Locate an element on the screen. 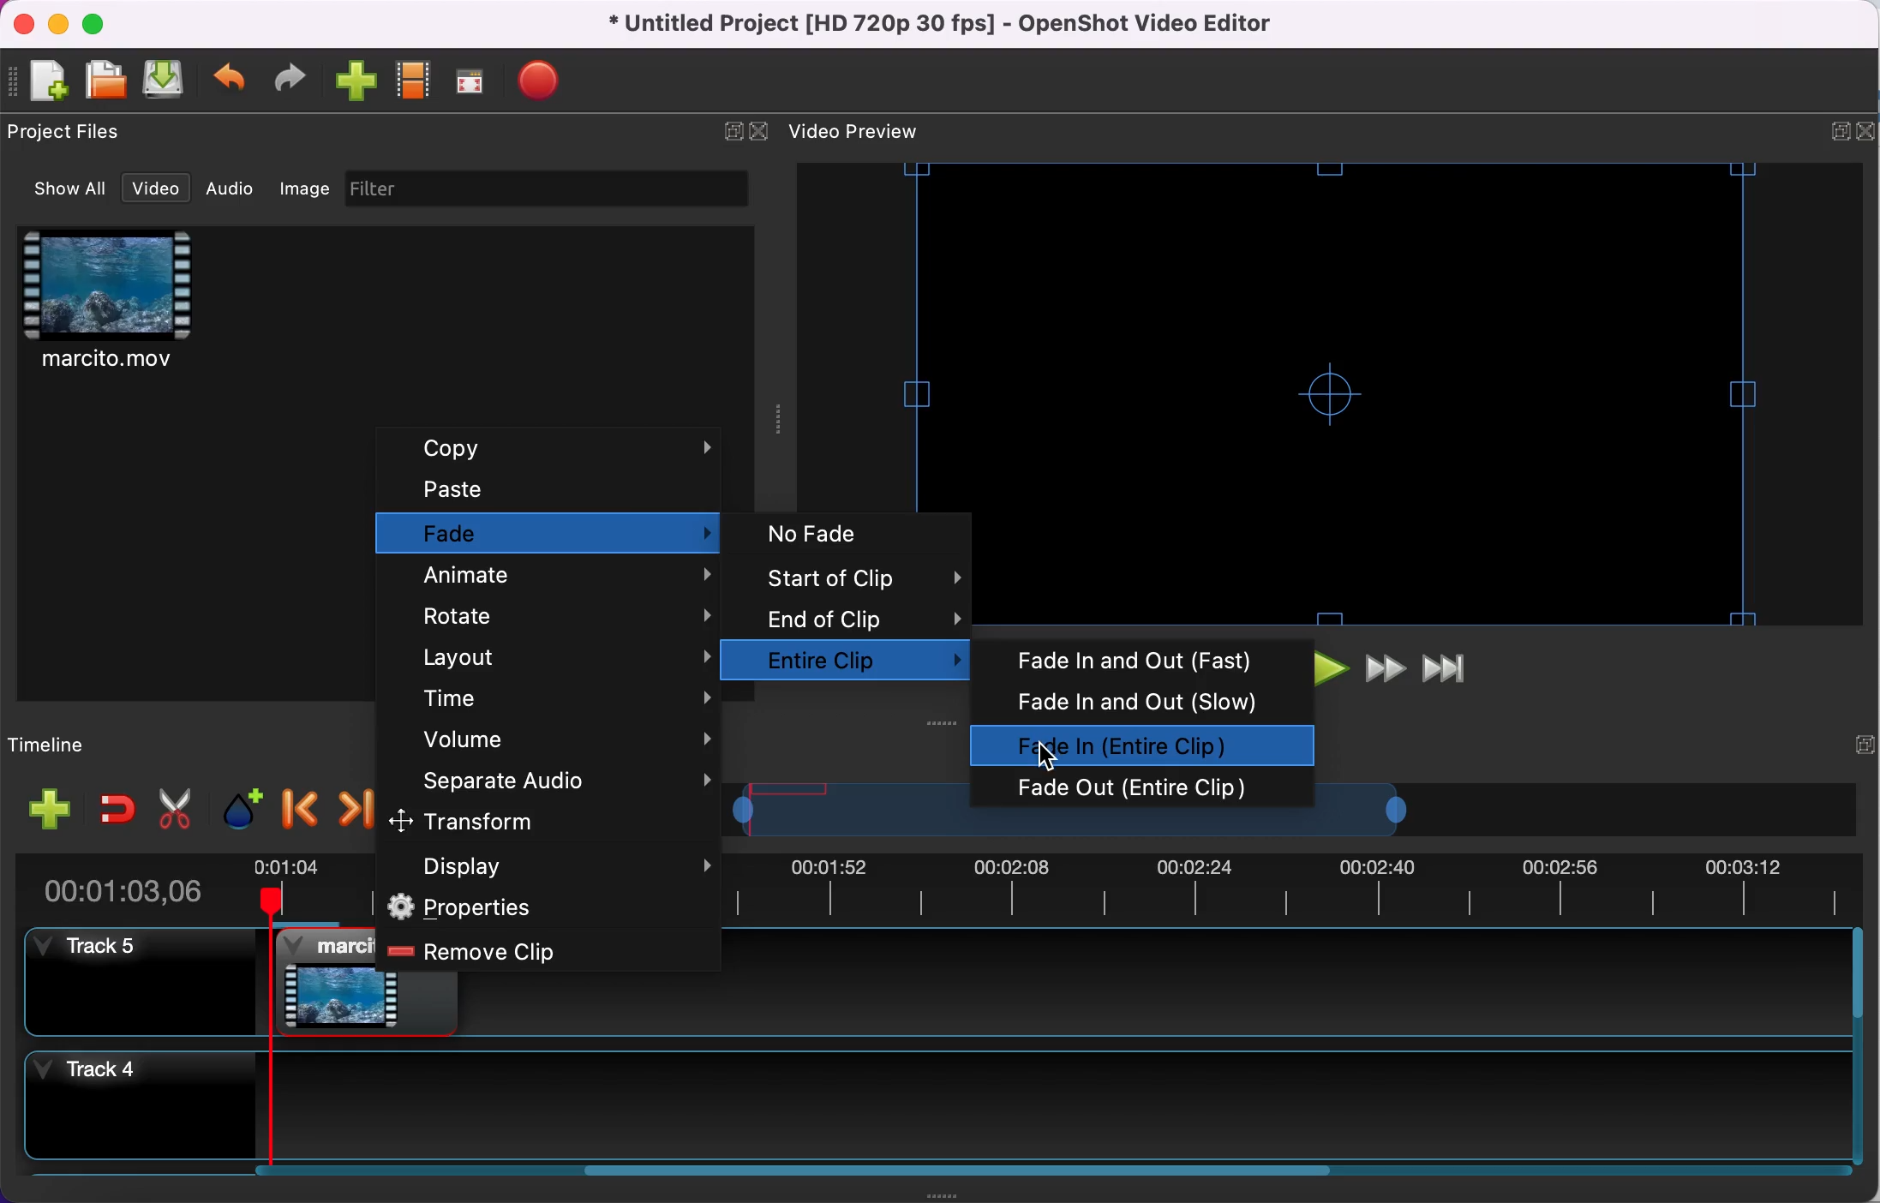 Image resolution: width=1880 pixels, height=1203 pixels. filter is located at coordinates (551, 189).